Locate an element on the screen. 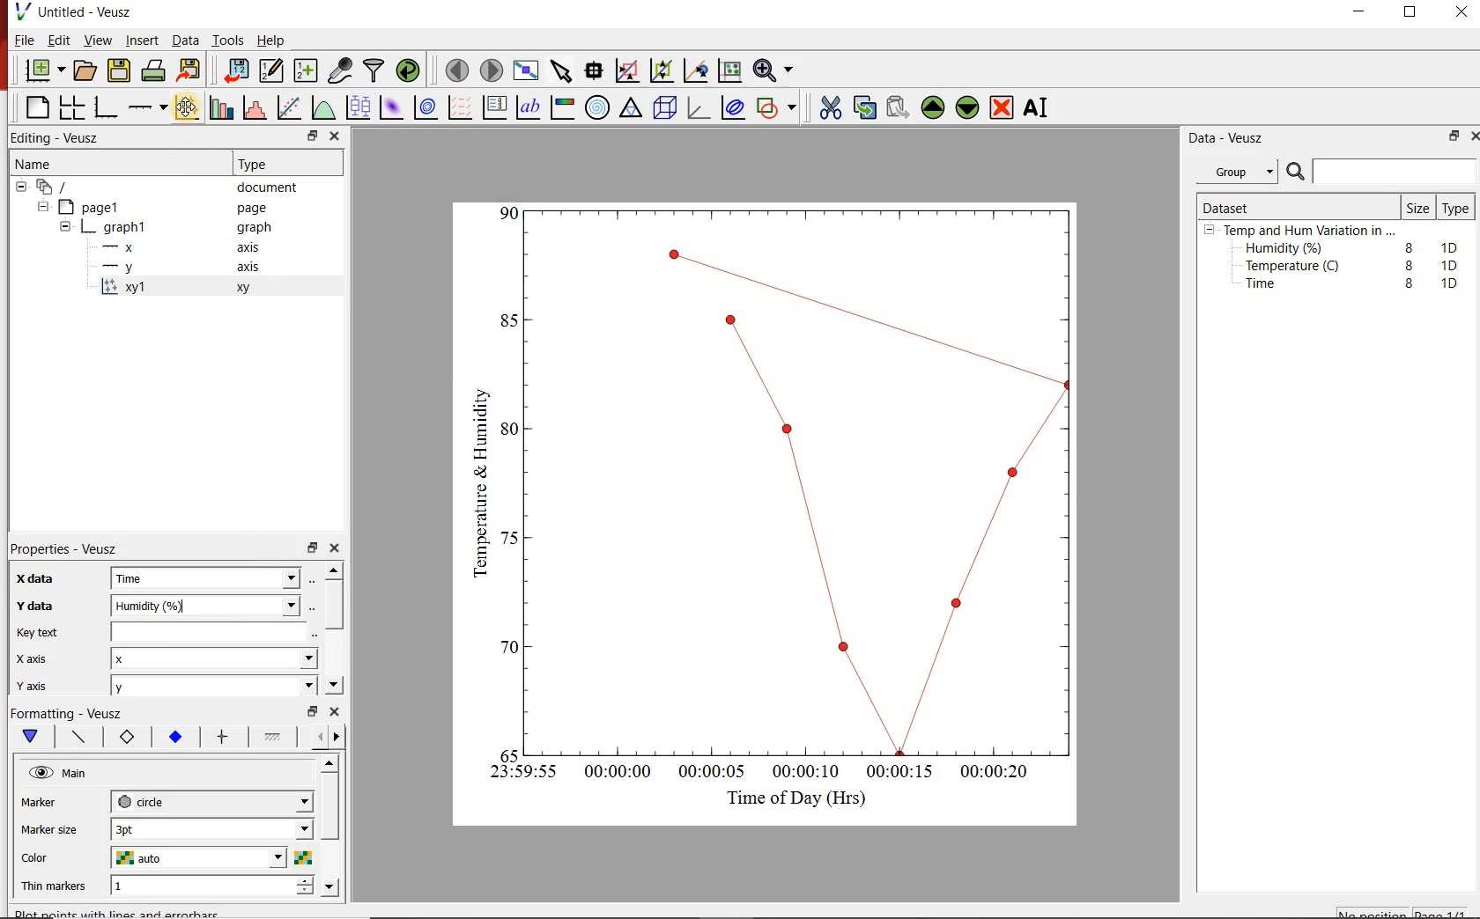 The width and height of the screenshot is (1480, 919). x axis dropdown is located at coordinates (289, 659).